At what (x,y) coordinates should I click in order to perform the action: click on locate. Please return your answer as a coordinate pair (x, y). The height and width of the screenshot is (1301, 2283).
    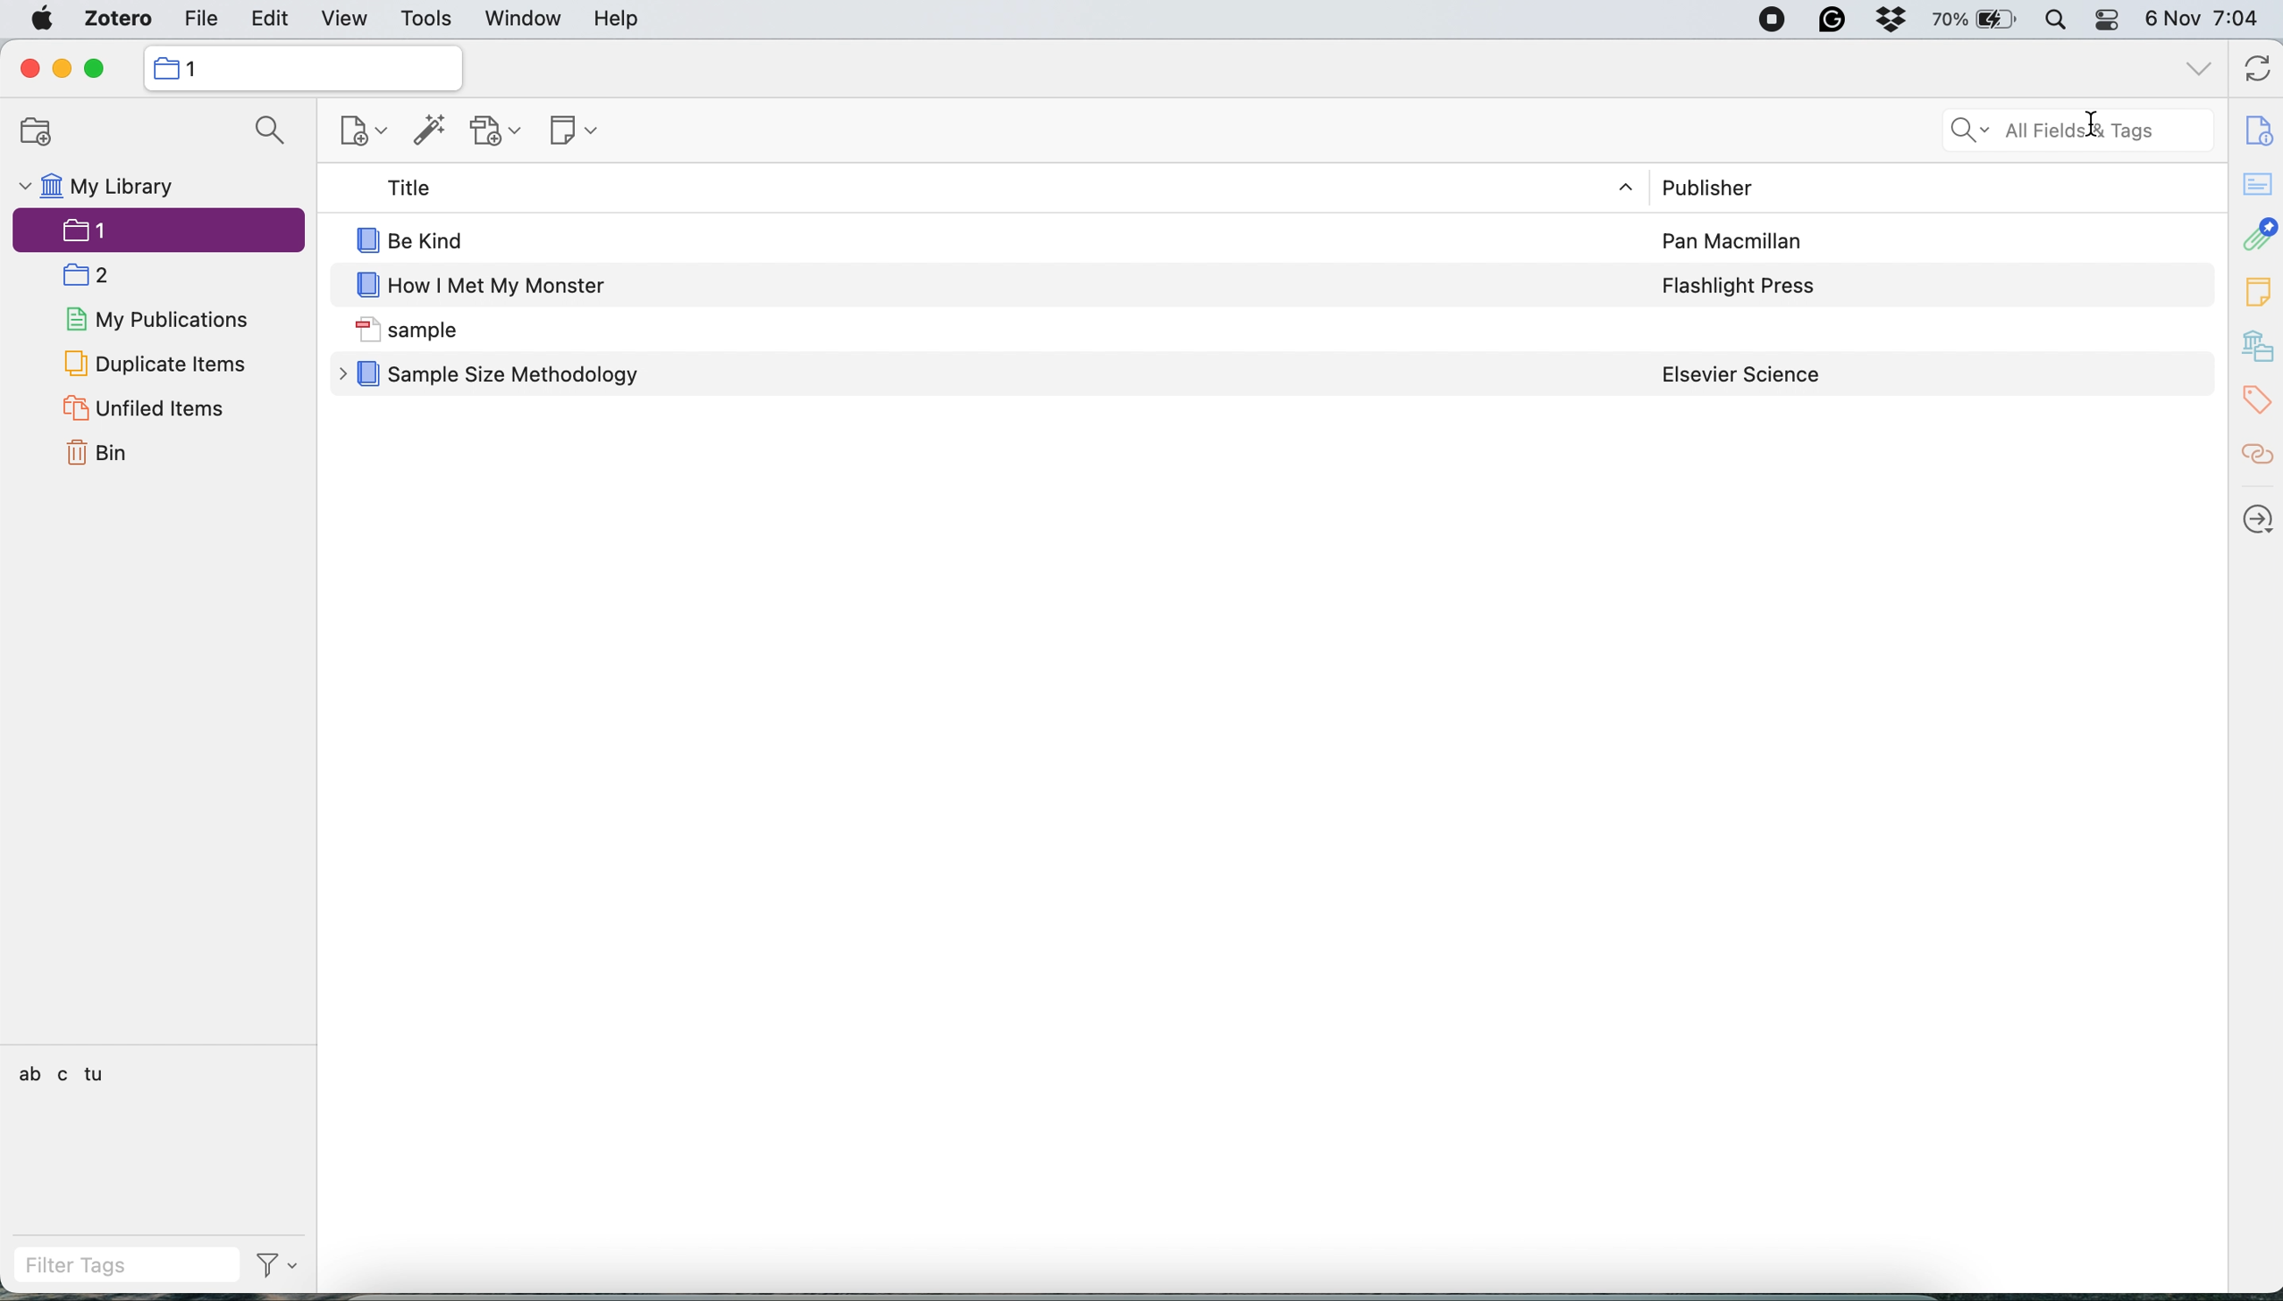
    Looking at the image, I should click on (2256, 522).